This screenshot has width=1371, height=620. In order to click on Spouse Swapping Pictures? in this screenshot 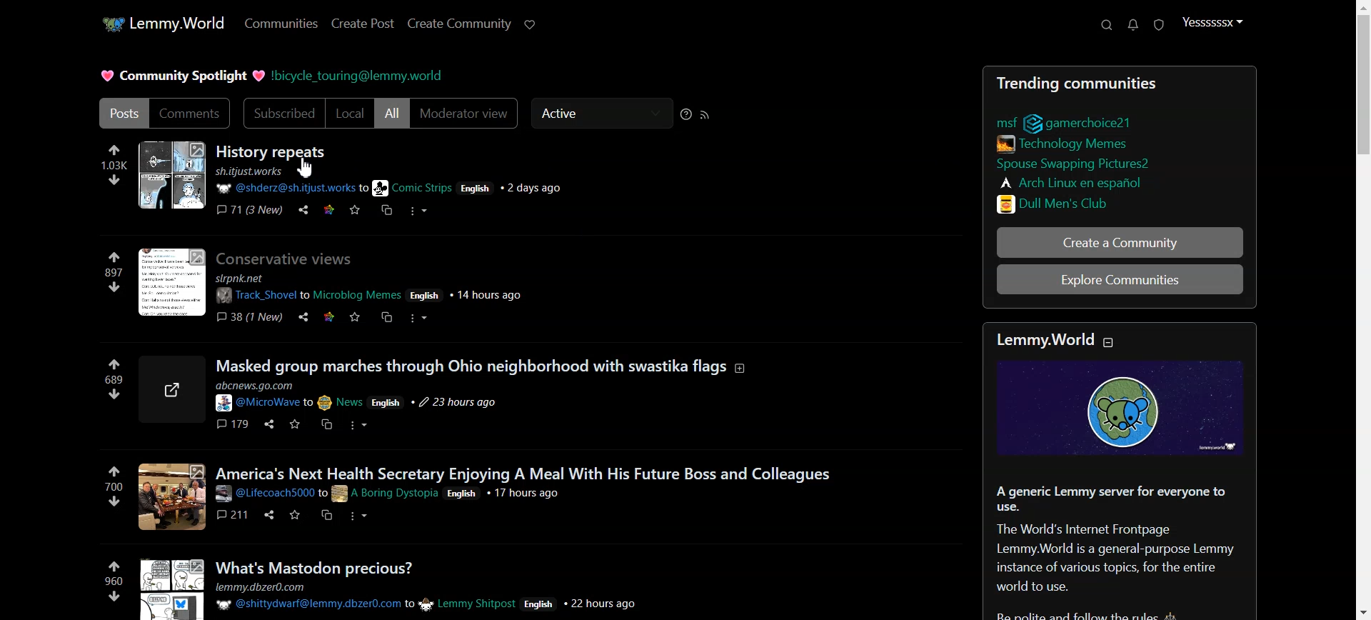, I will do `click(1079, 164)`.